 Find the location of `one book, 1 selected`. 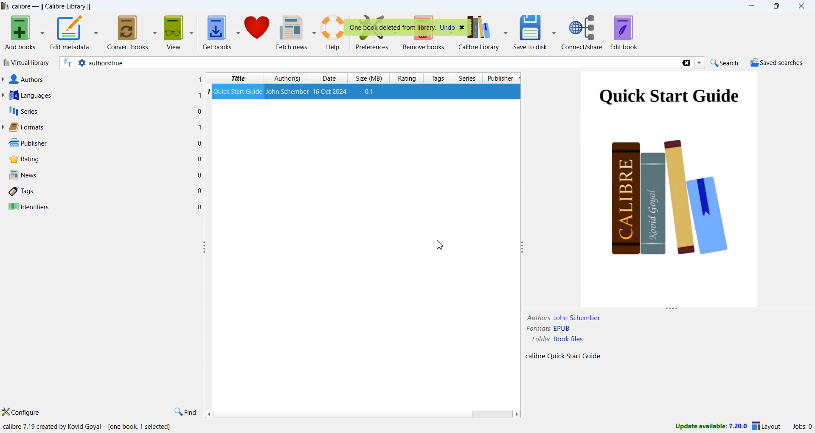

one book, 1 selected is located at coordinates (141, 427).